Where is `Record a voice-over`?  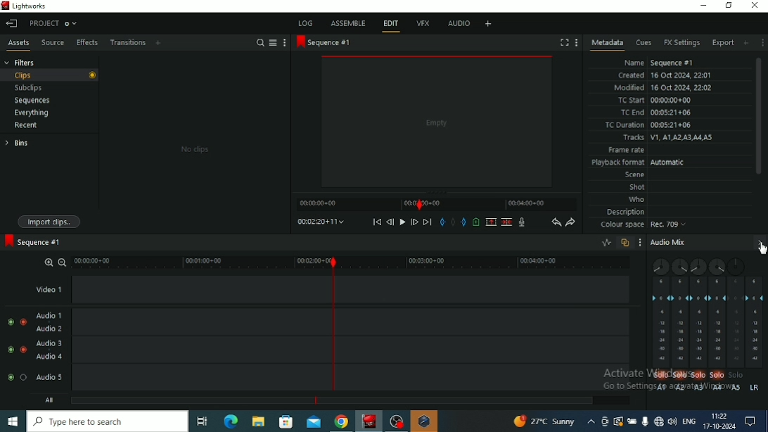
Record a voice-over is located at coordinates (522, 222).